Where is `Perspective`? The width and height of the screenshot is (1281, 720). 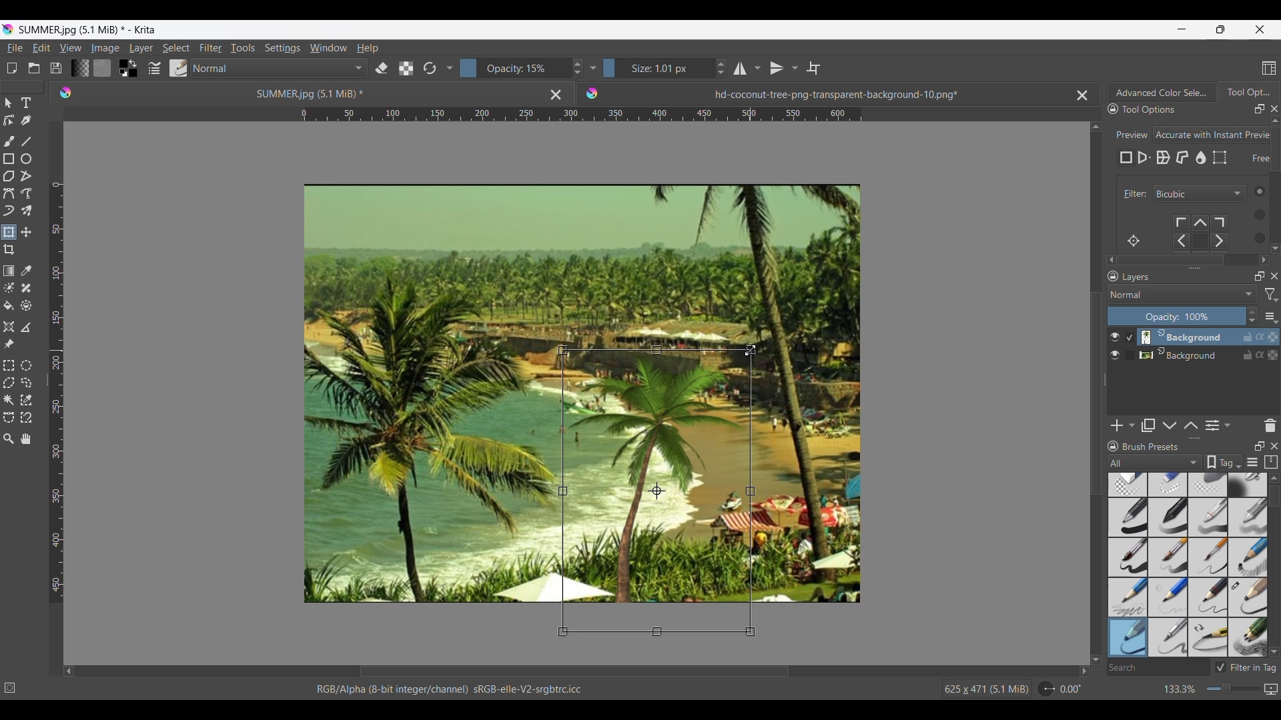 Perspective is located at coordinates (1144, 158).